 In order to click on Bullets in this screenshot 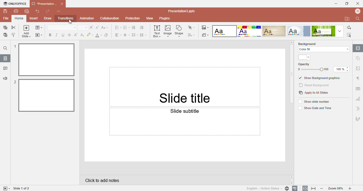, I will do `click(118, 28)`.